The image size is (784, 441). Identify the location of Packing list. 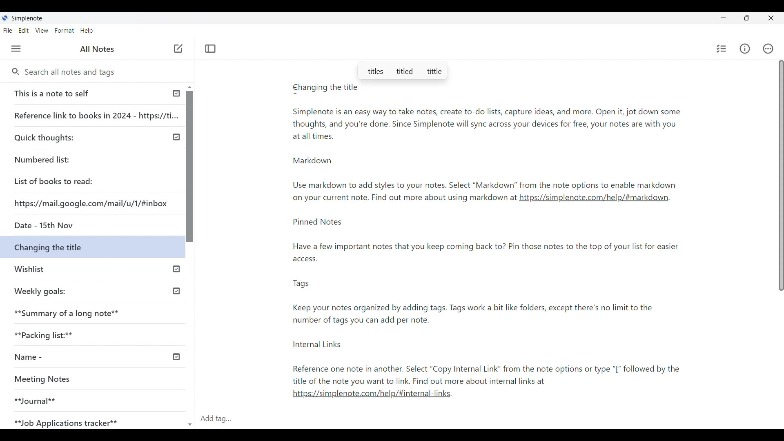
(42, 335).